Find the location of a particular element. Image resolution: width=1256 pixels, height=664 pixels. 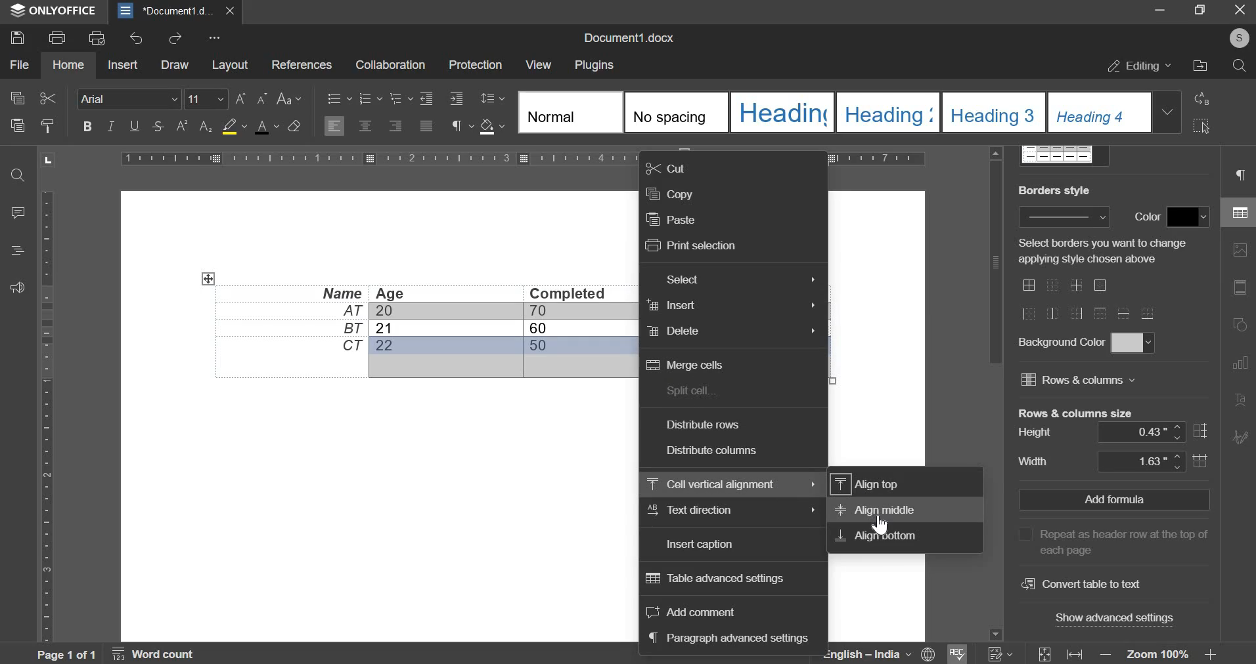

file location is located at coordinates (1200, 66).